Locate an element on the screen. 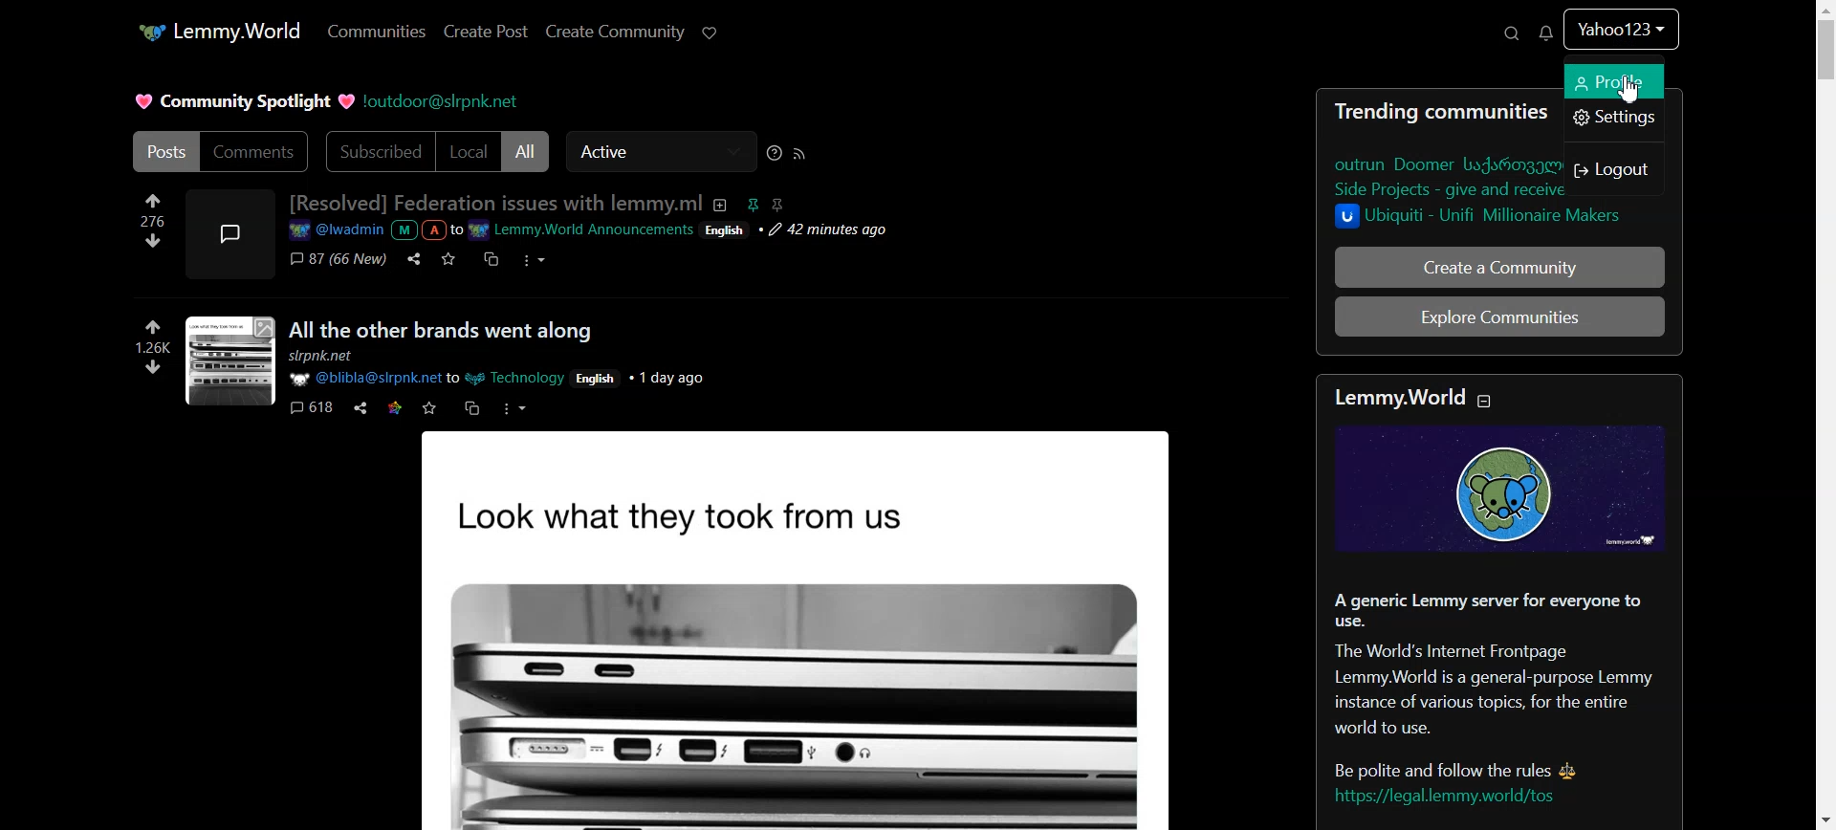 The height and width of the screenshot is (830, 1836). Home page is located at coordinates (219, 32).